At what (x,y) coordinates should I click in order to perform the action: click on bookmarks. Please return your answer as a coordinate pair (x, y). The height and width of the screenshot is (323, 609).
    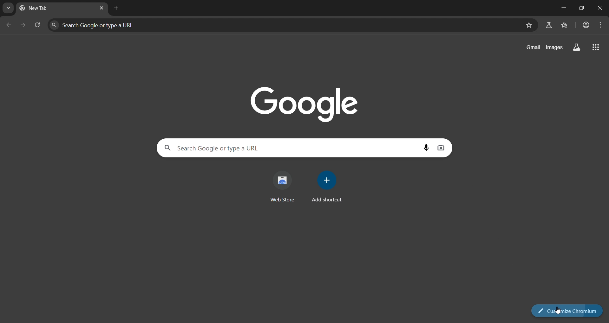
    Looking at the image, I should click on (565, 25).